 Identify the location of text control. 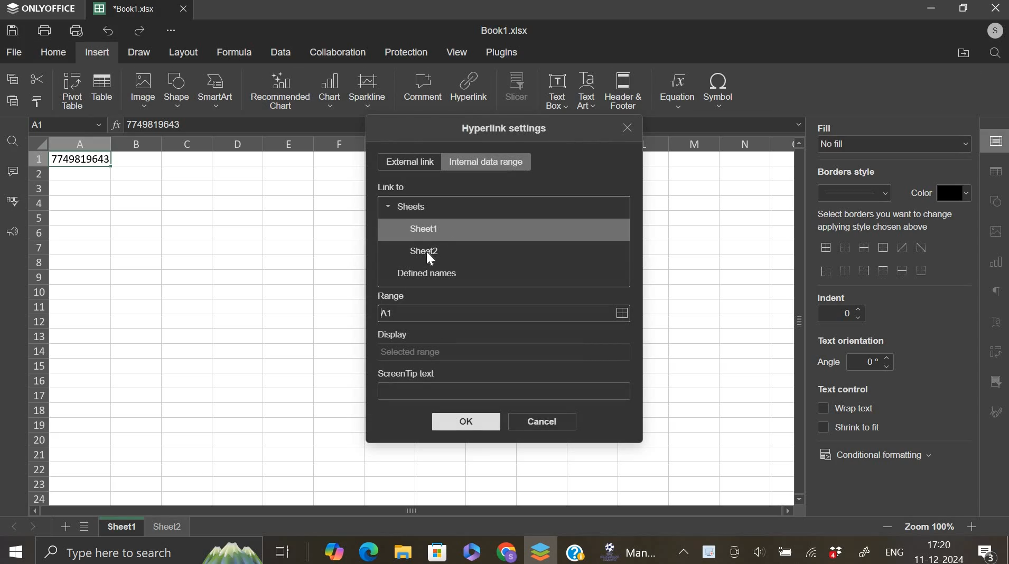
(849, 418).